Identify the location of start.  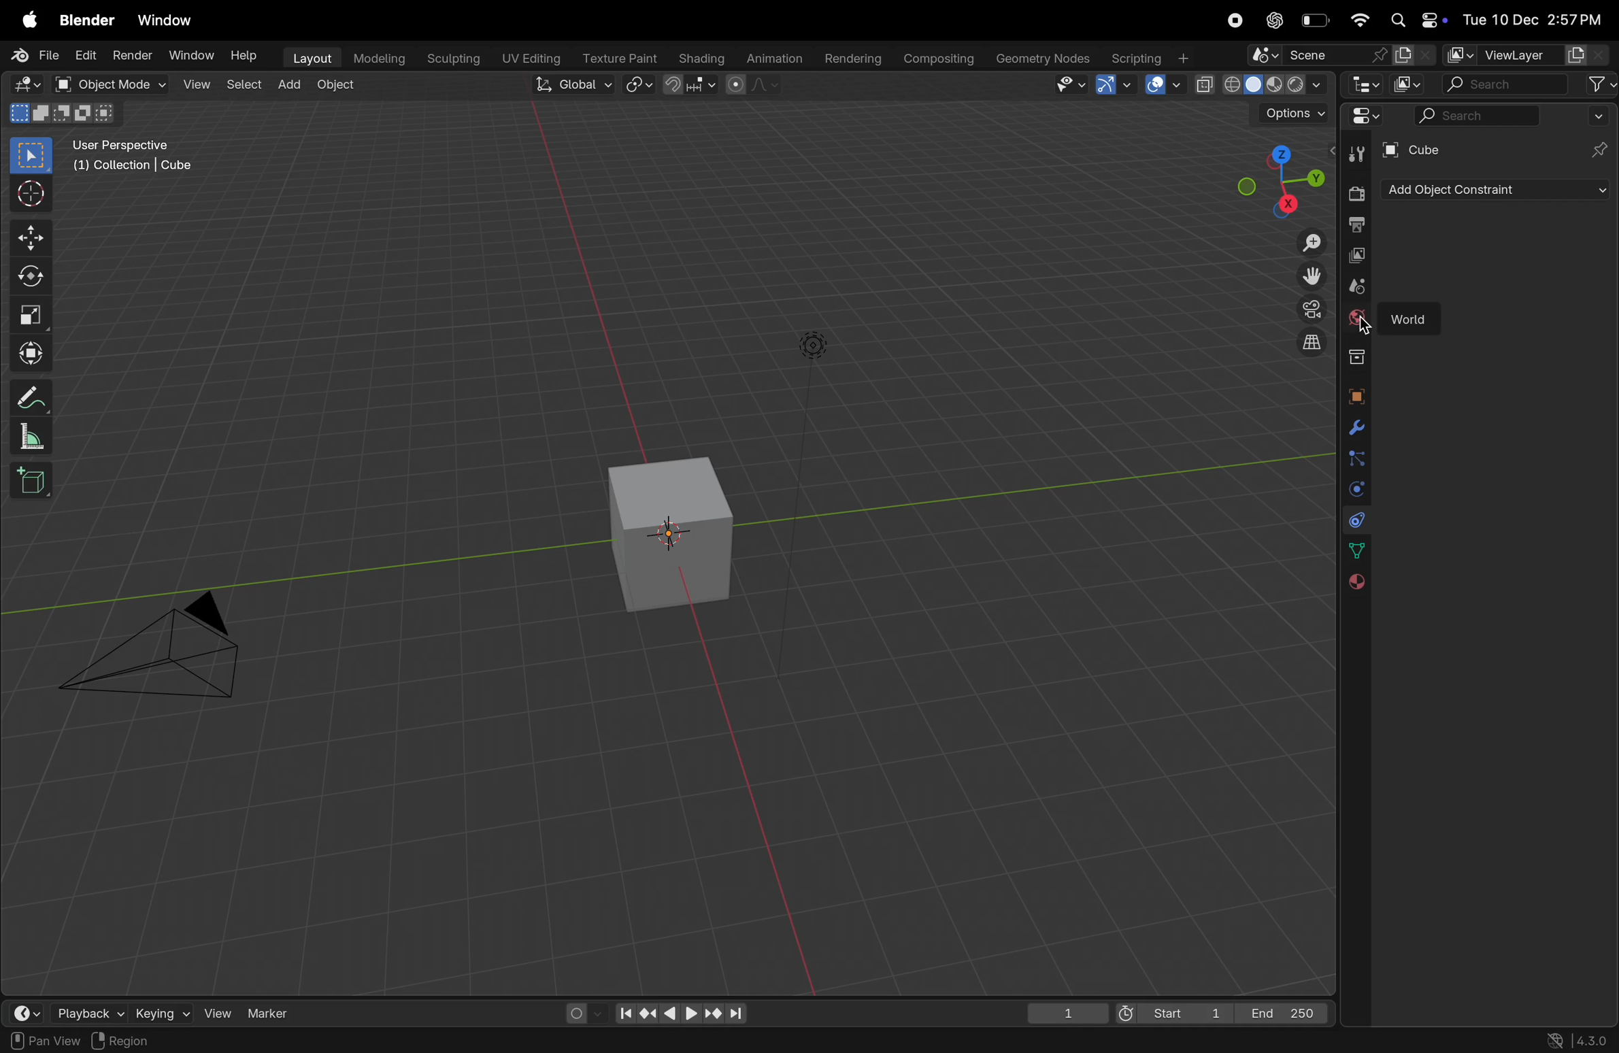
(1169, 1009).